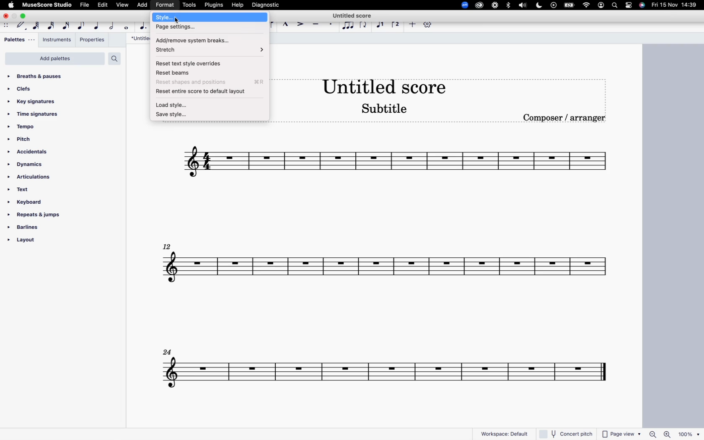  What do you see at coordinates (268, 5) in the screenshot?
I see `diagnostic` at bounding box center [268, 5].